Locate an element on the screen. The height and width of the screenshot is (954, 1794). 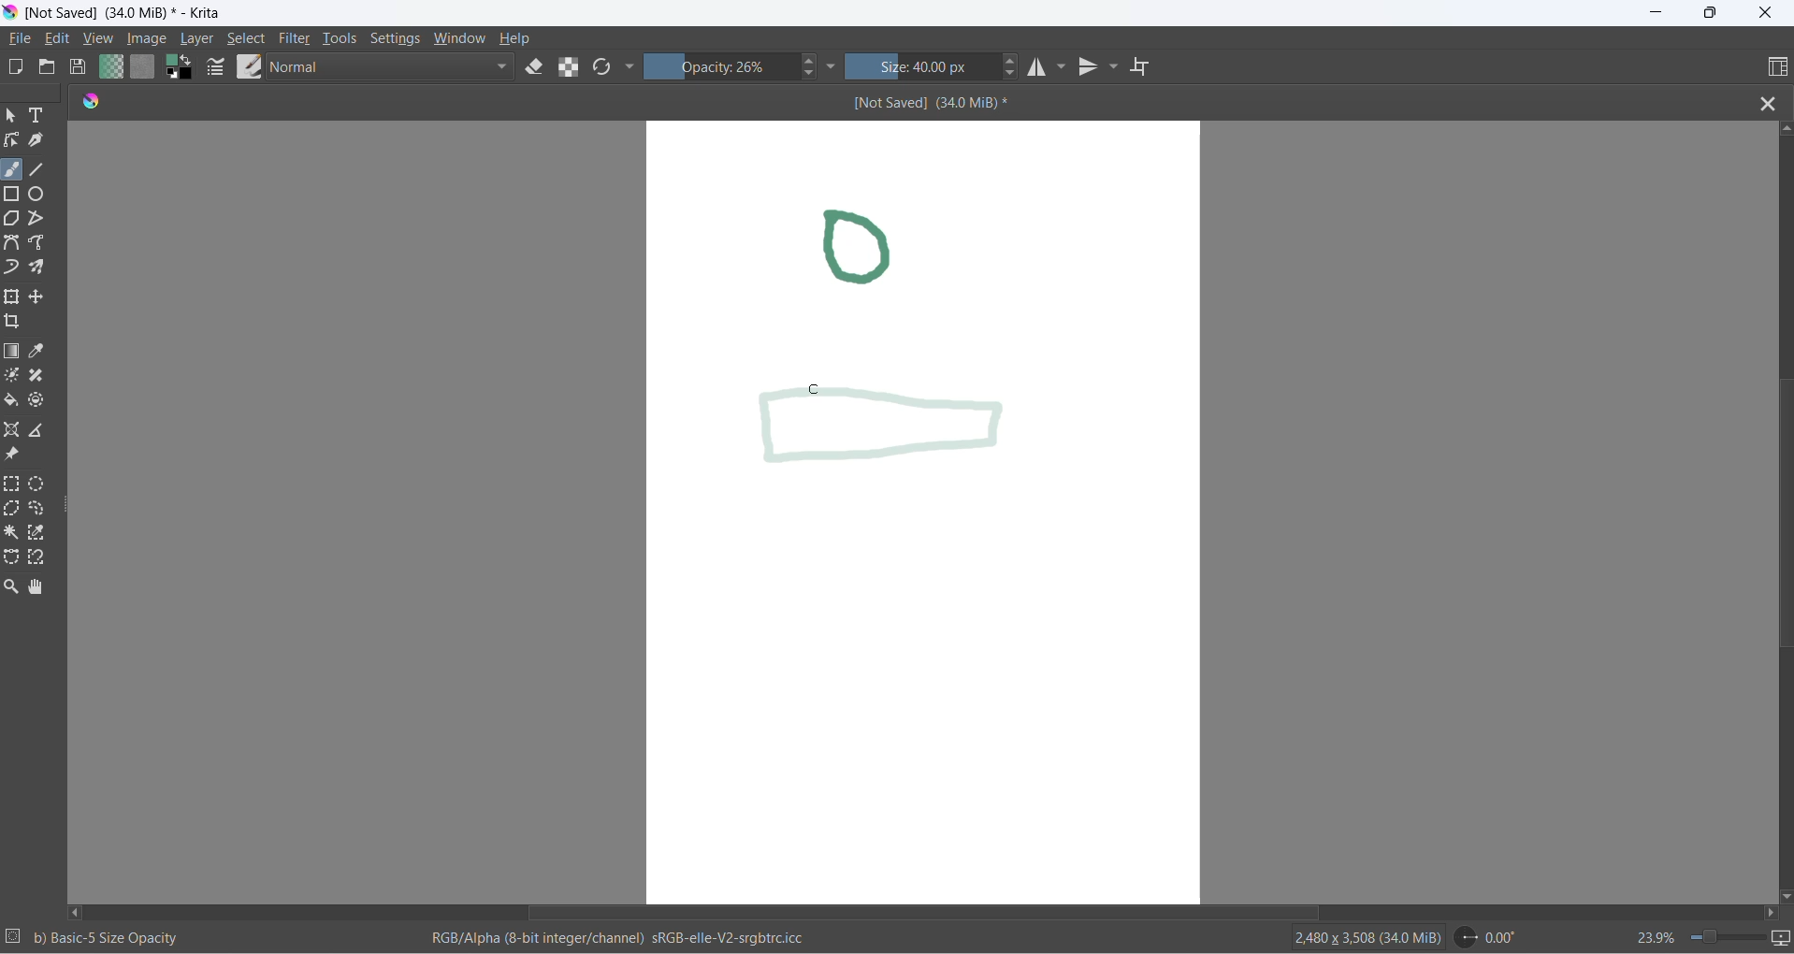
new opacity is located at coordinates (895, 439).